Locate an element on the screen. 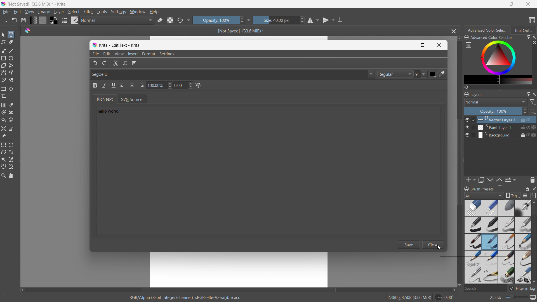 The height and width of the screenshot is (302, 537). scroll right is located at coordinates (453, 290).